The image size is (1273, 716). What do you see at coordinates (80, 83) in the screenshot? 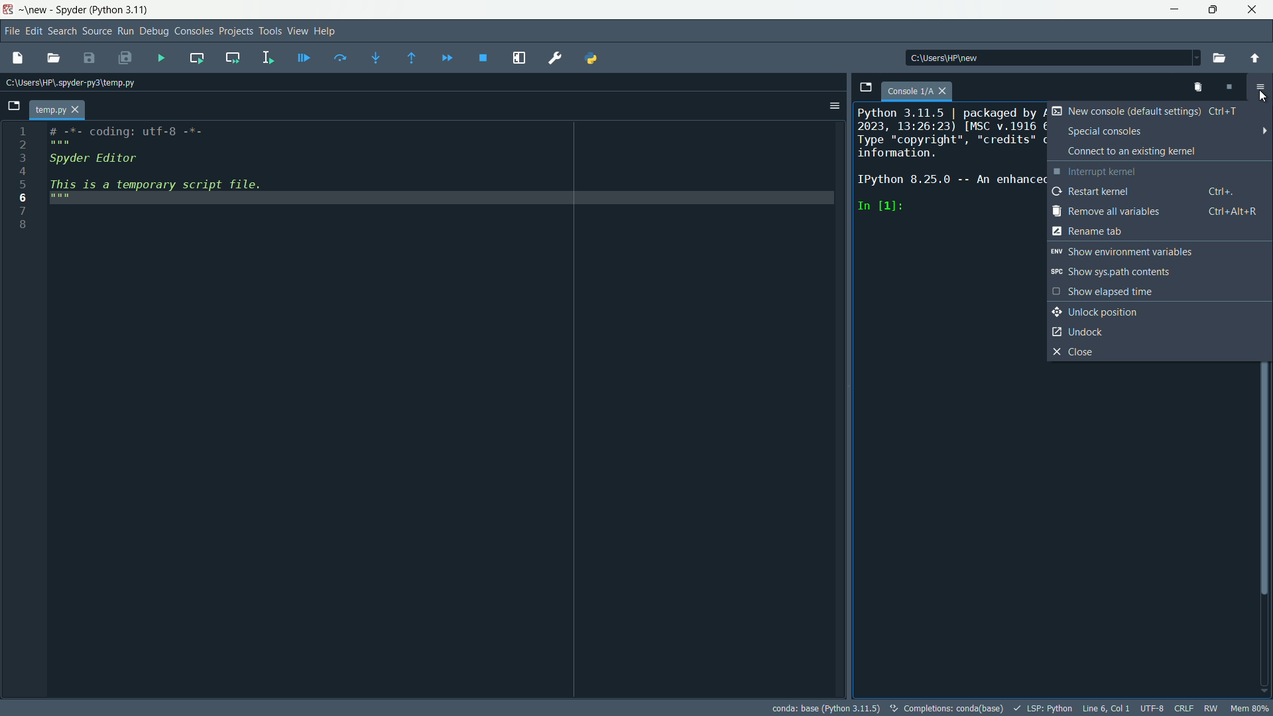
I see `C:\Users\HP\spyder-py3\temp.py` at bounding box center [80, 83].